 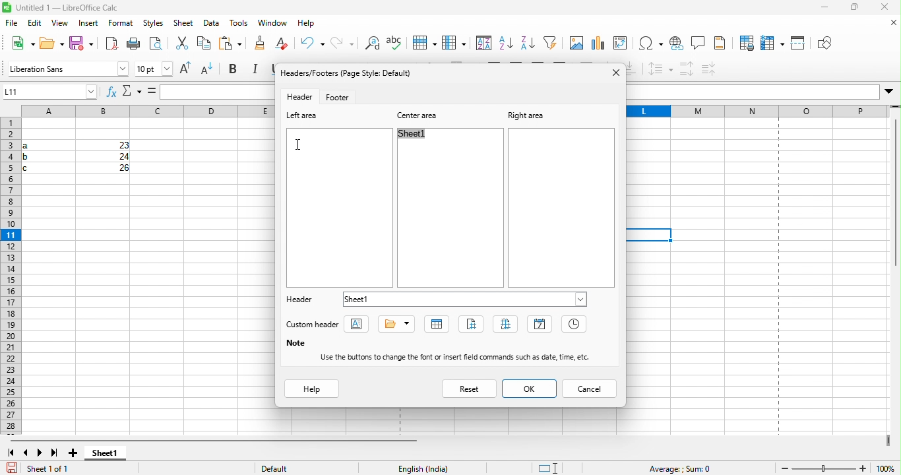 I want to click on zoom, so click(x=826, y=466).